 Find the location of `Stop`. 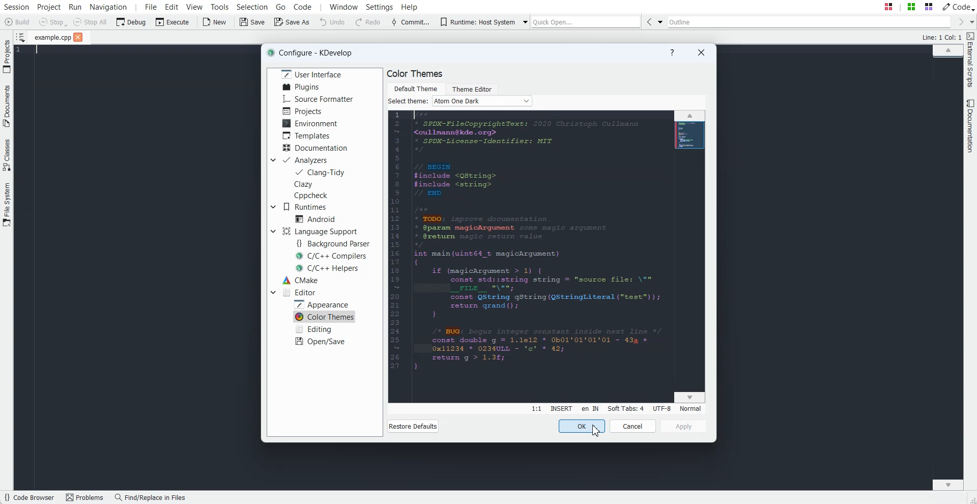

Stop is located at coordinates (53, 22).